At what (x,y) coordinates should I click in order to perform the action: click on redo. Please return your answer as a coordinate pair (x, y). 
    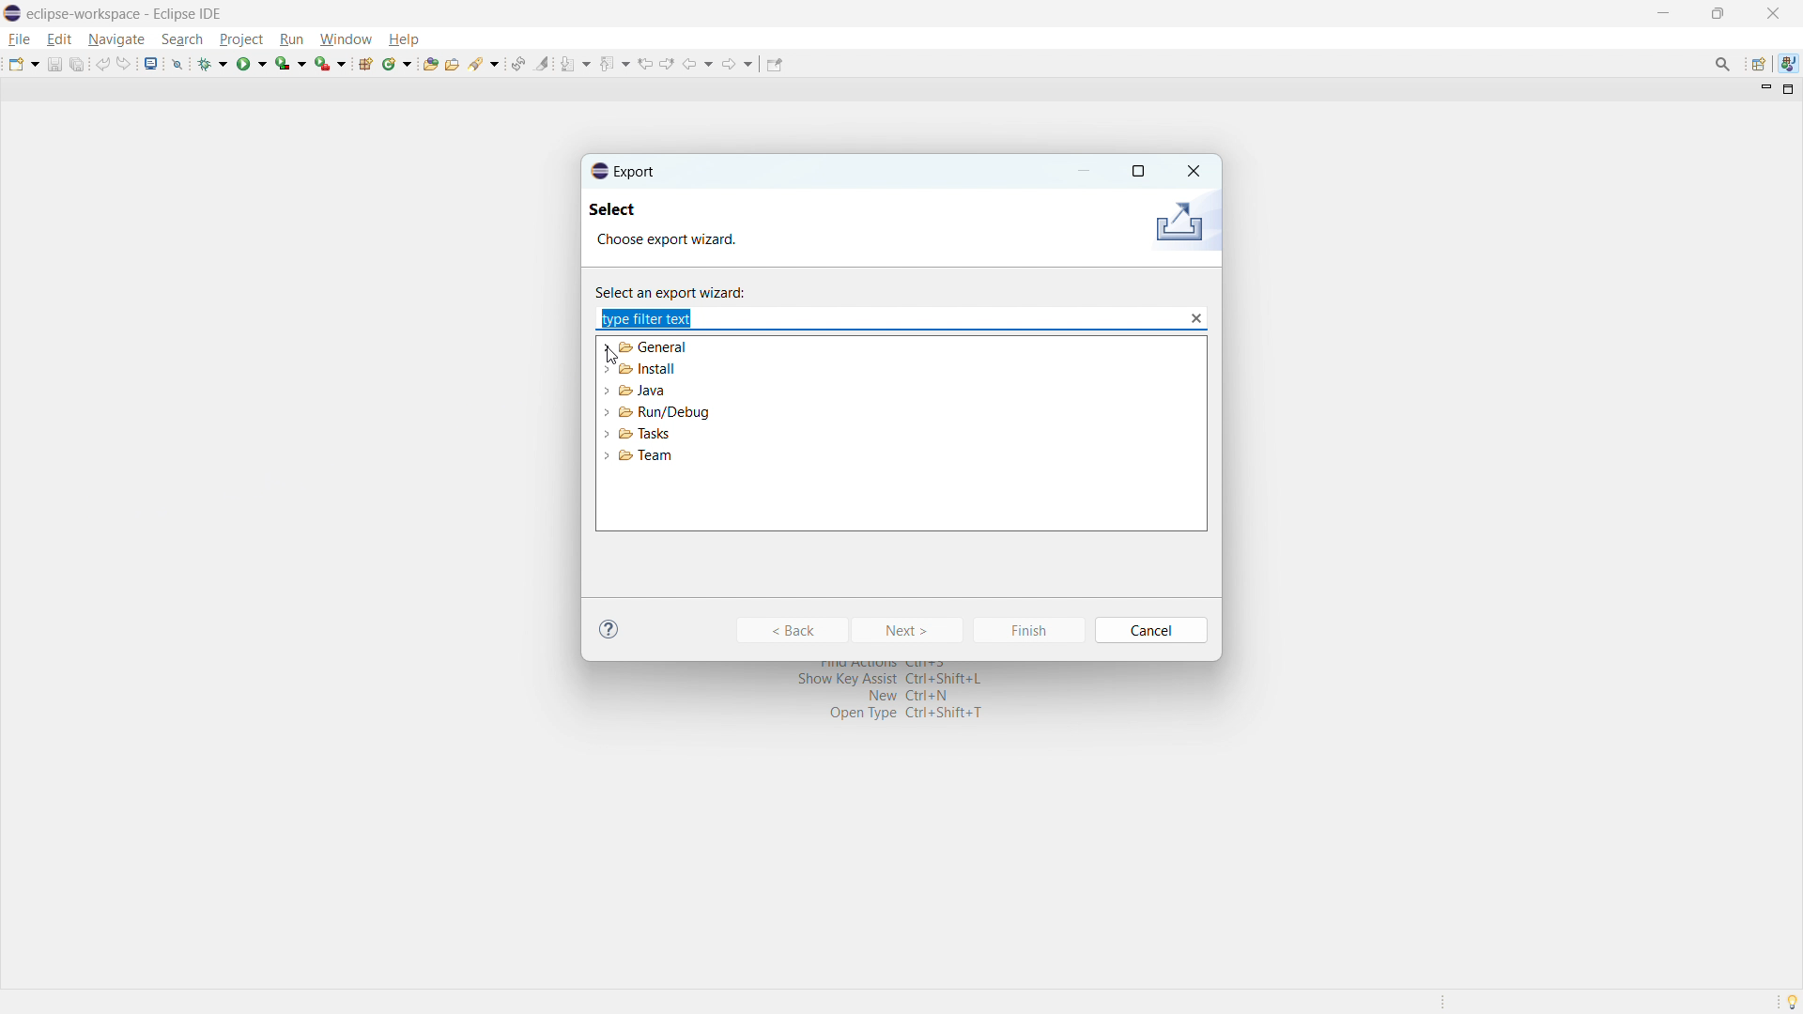
    Looking at the image, I should click on (124, 64).